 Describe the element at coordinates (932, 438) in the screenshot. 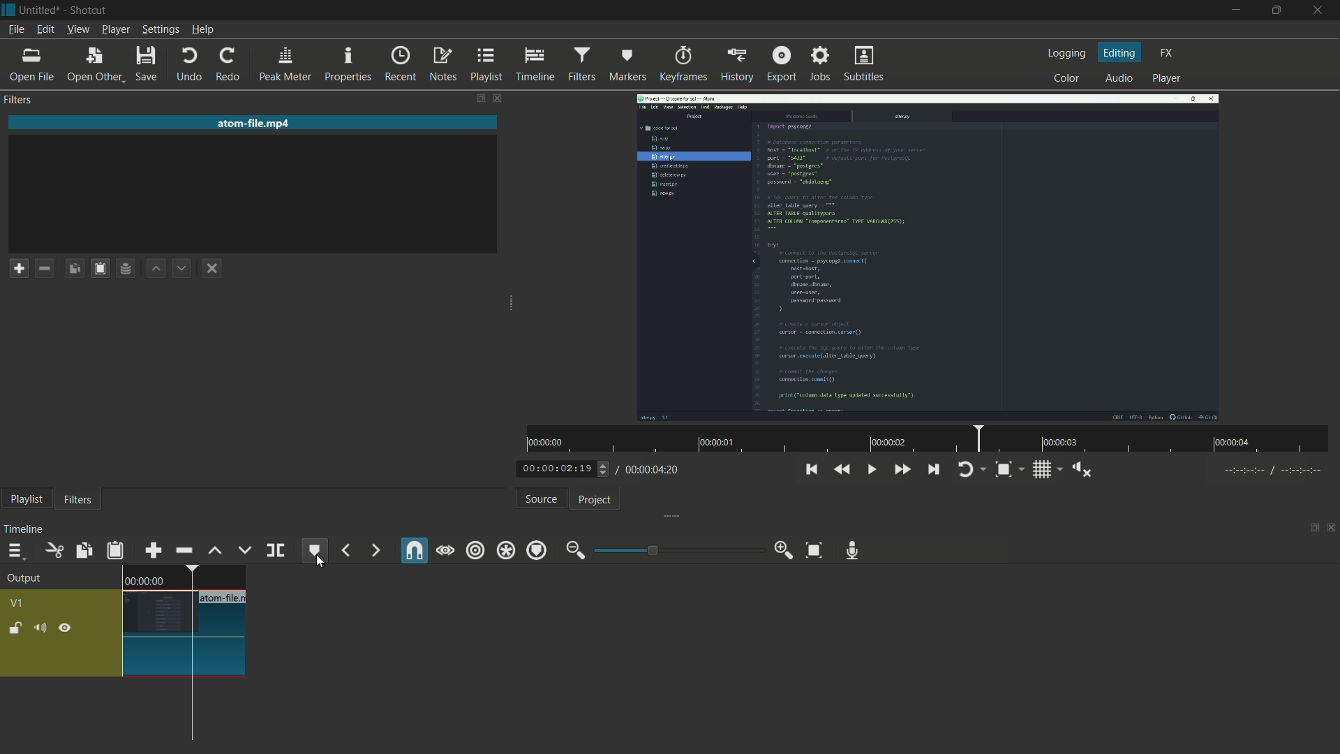

I see `time` at that location.